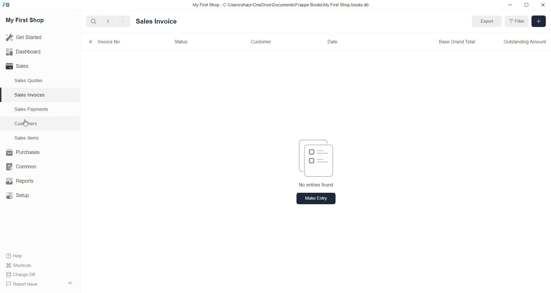 Image resolution: width=551 pixels, height=293 pixels. I want to click on Help, so click(14, 255).